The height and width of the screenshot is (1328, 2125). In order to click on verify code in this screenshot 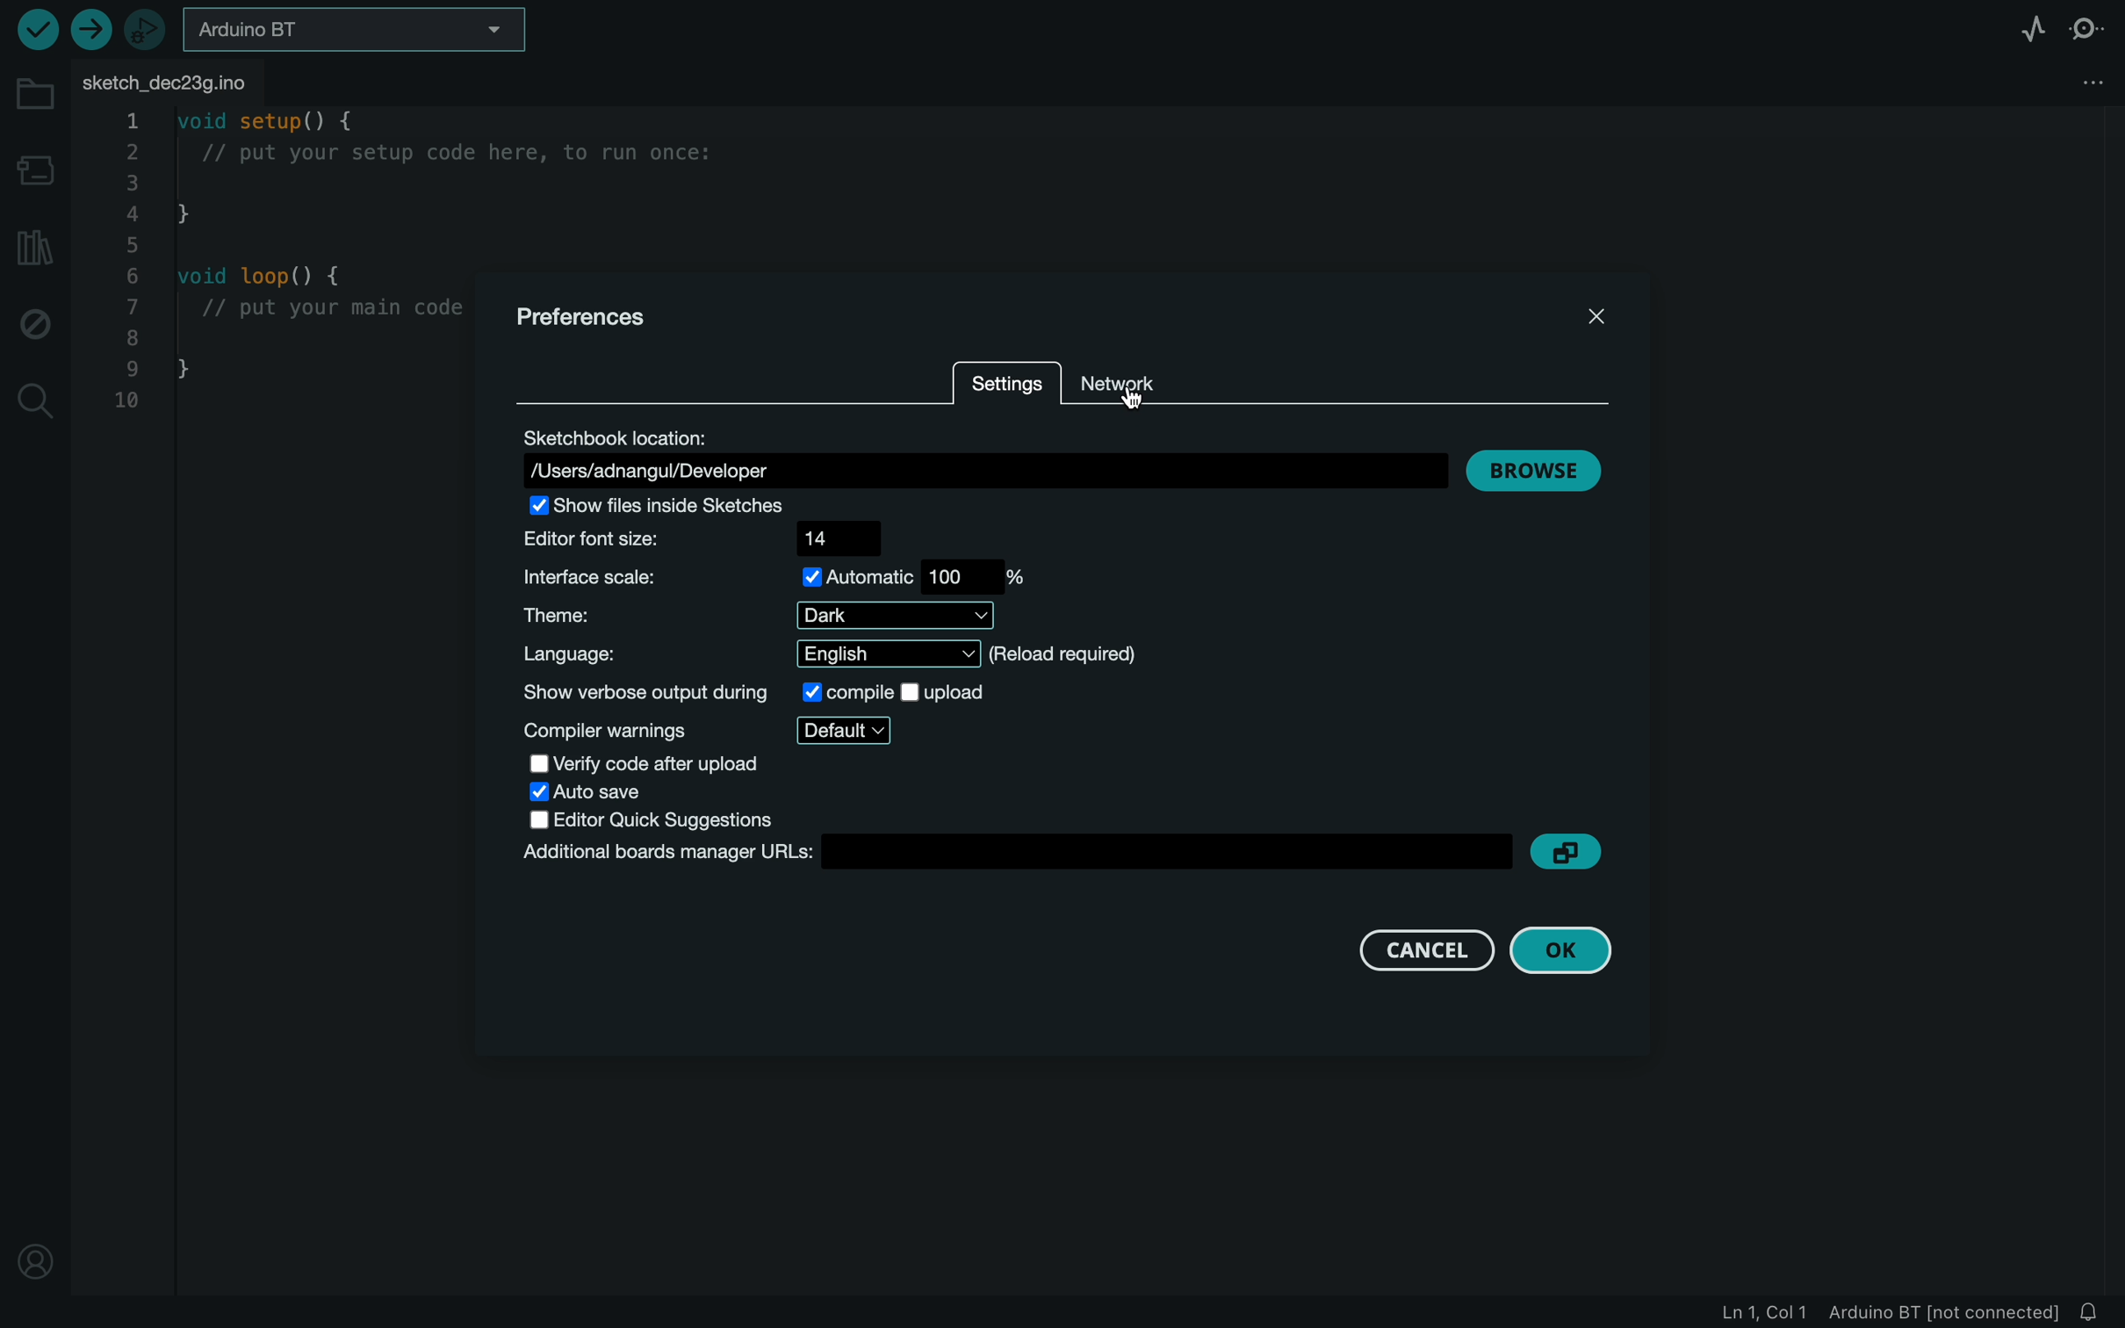, I will do `click(652, 763)`.